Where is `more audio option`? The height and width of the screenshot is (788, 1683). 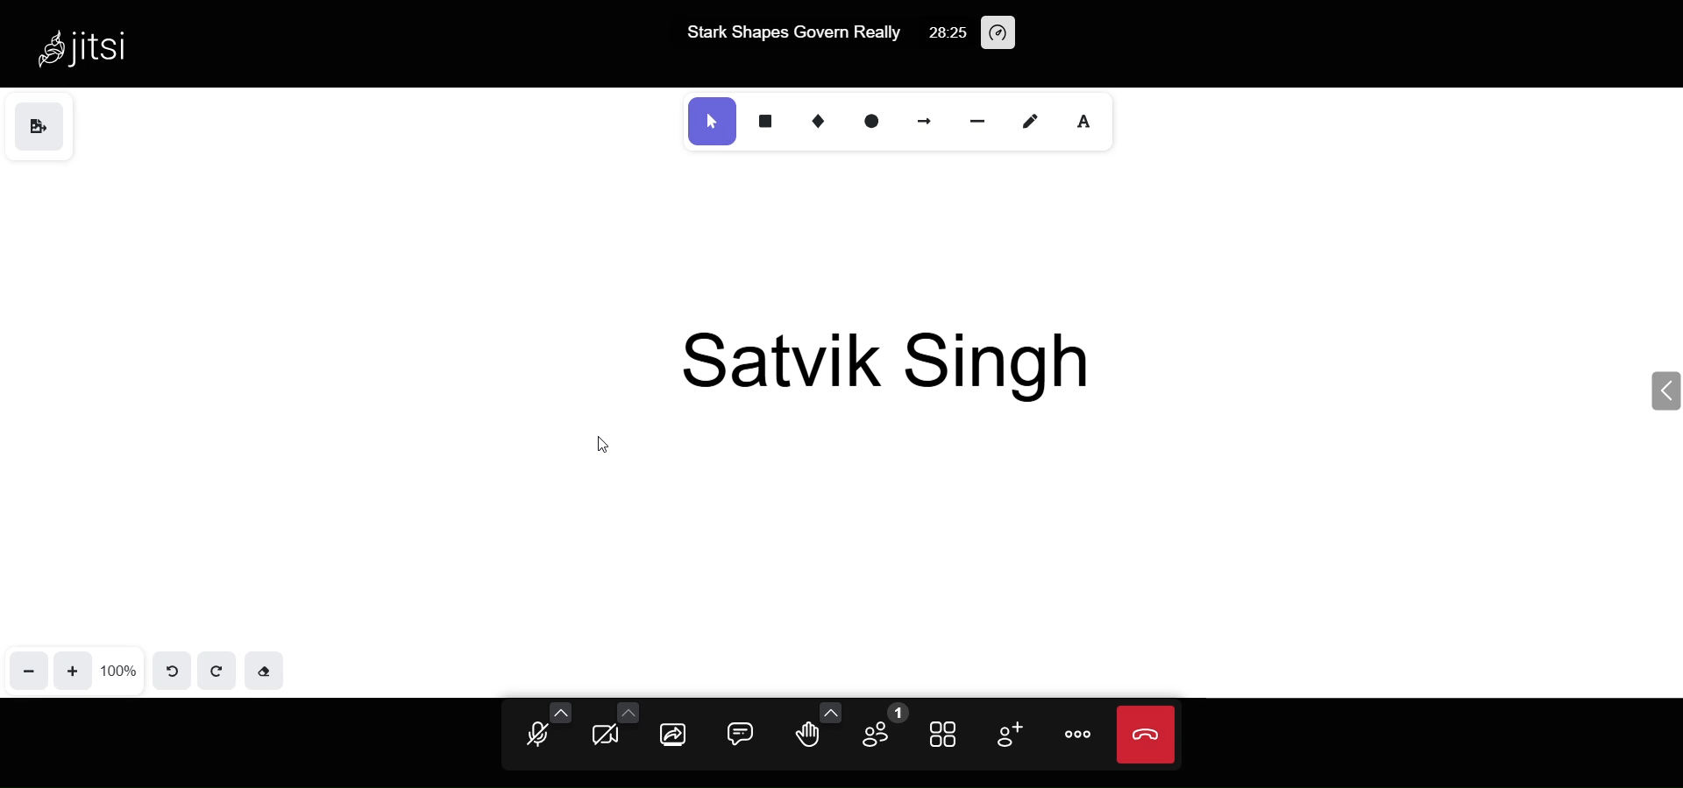
more audio option is located at coordinates (561, 712).